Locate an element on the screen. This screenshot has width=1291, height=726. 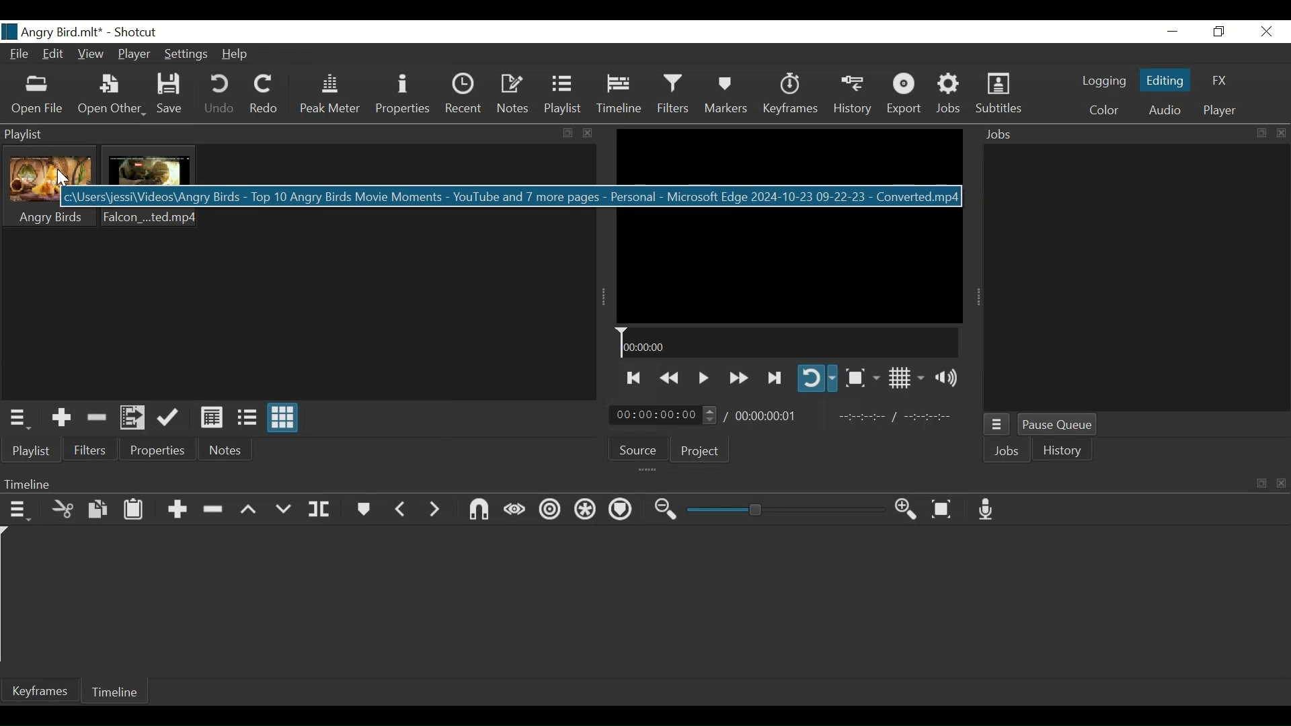
Toggle display grid on player is located at coordinates (905, 378).